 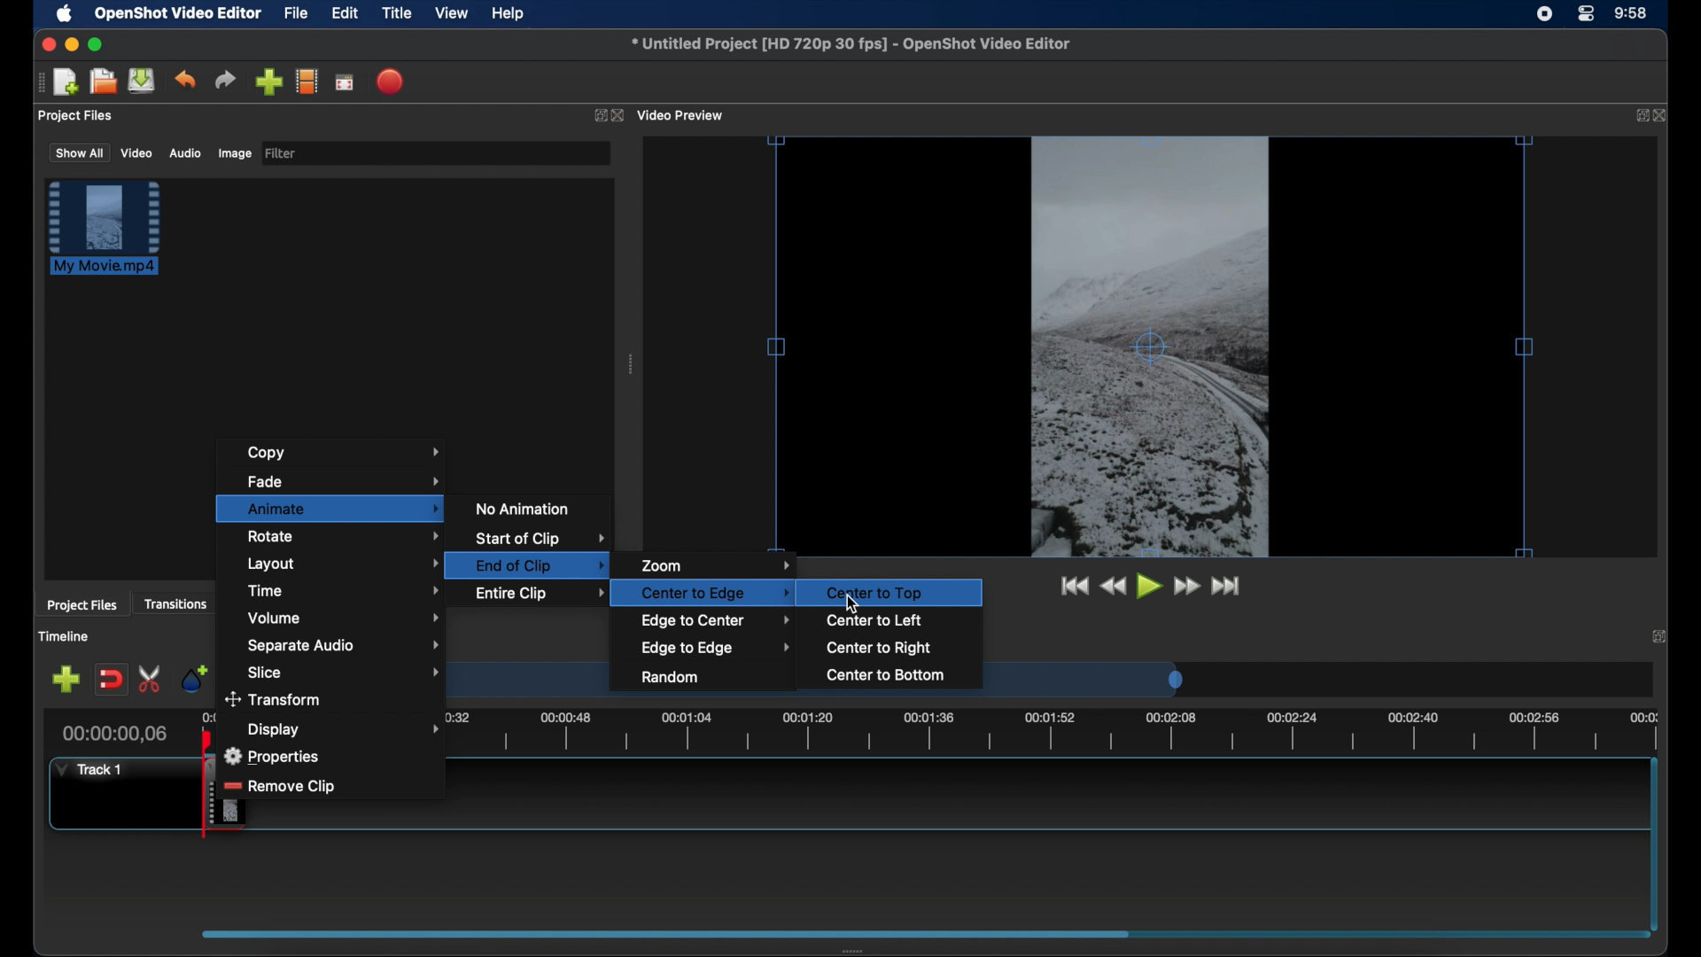 What do you see at coordinates (234, 155) in the screenshot?
I see `image` at bounding box center [234, 155].